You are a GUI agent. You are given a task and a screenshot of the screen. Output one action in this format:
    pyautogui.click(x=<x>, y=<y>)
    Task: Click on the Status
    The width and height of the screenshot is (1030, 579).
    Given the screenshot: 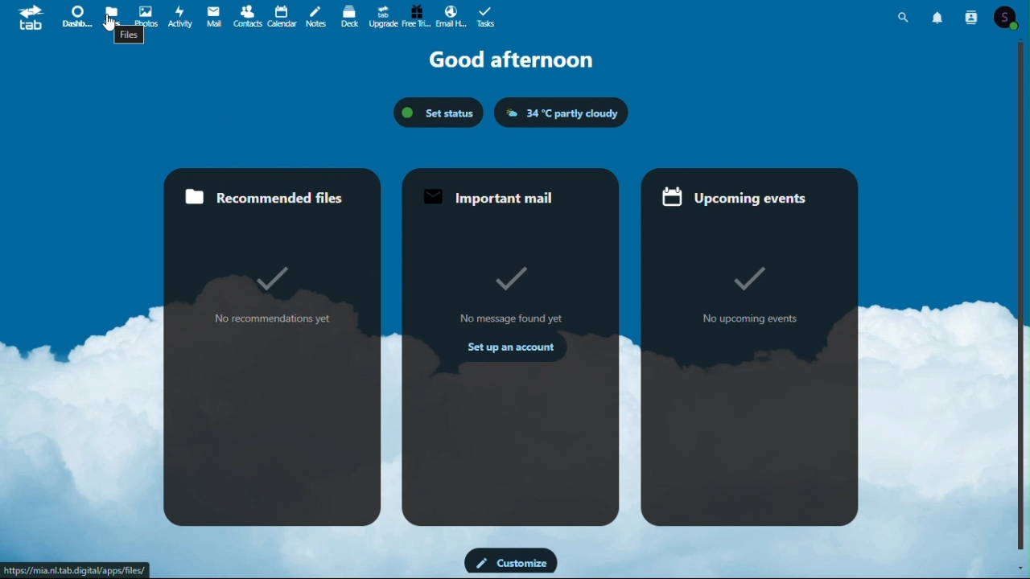 What is the action you would take?
    pyautogui.click(x=440, y=113)
    